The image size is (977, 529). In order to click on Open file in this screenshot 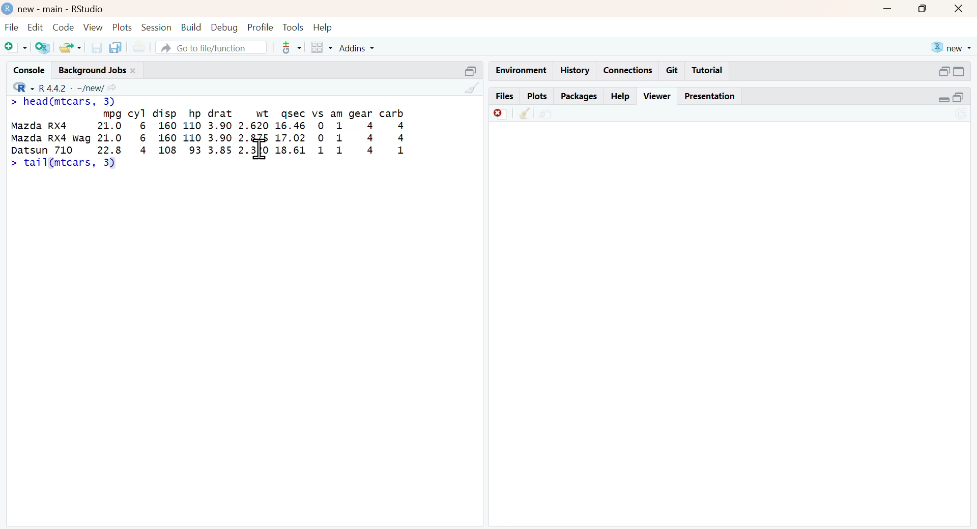, I will do `click(71, 47)`.